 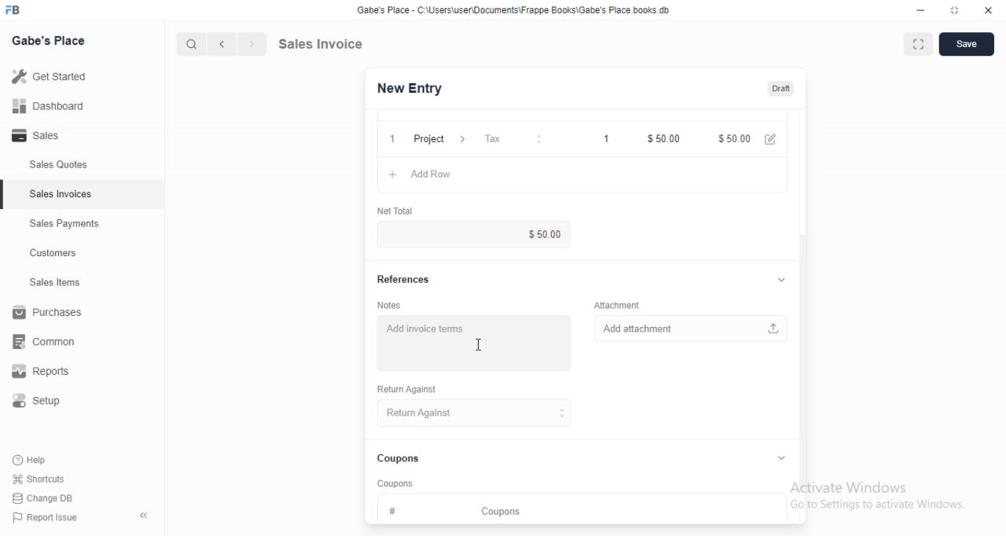 What do you see at coordinates (956, 12) in the screenshot?
I see `maximize` at bounding box center [956, 12].